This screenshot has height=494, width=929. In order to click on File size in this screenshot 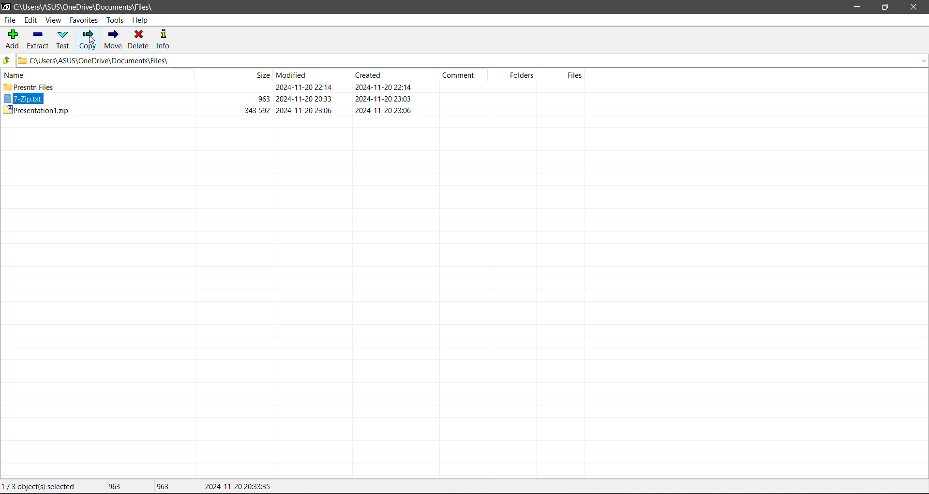, I will do `click(240, 93)`.